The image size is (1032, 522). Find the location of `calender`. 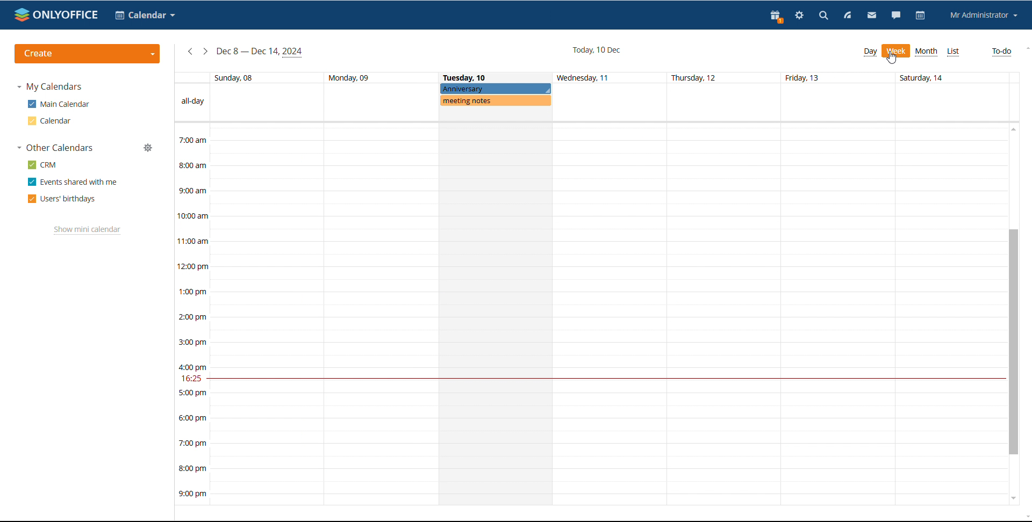

calender is located at coordinates (146, 15).